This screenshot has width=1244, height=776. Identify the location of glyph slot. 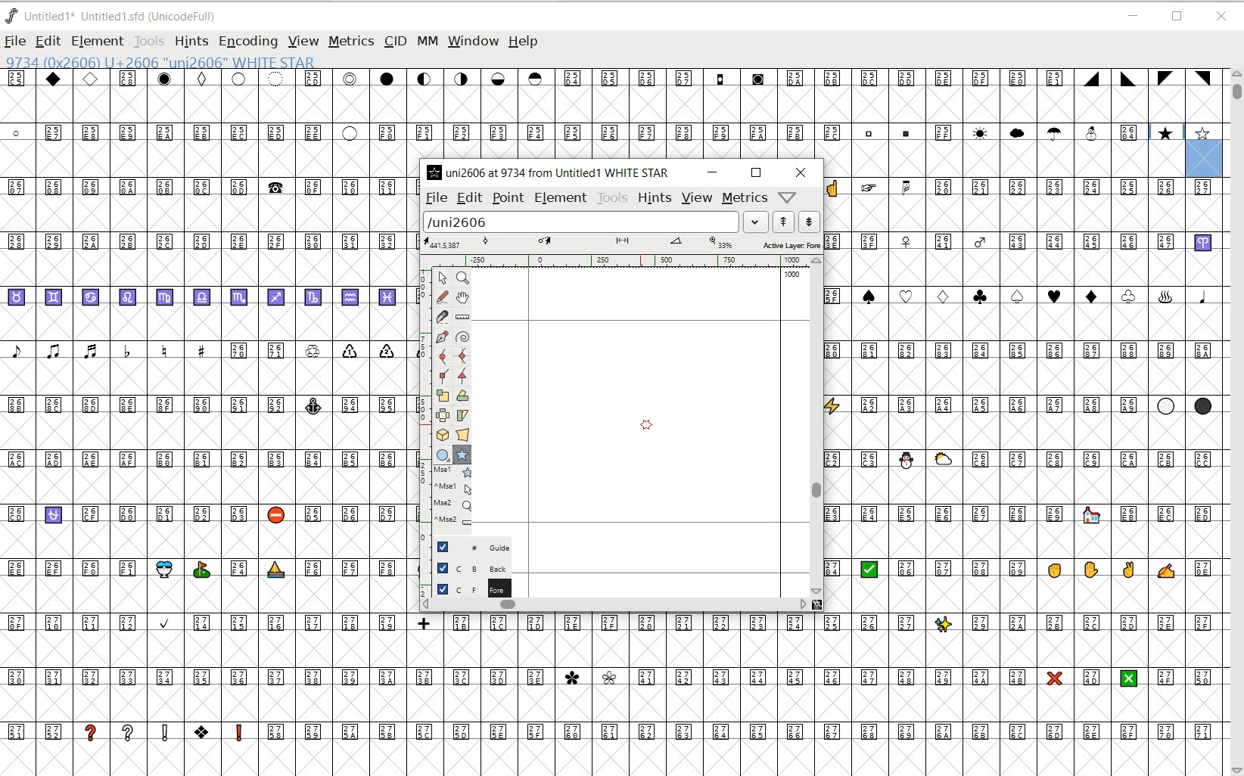
(1205, 152).